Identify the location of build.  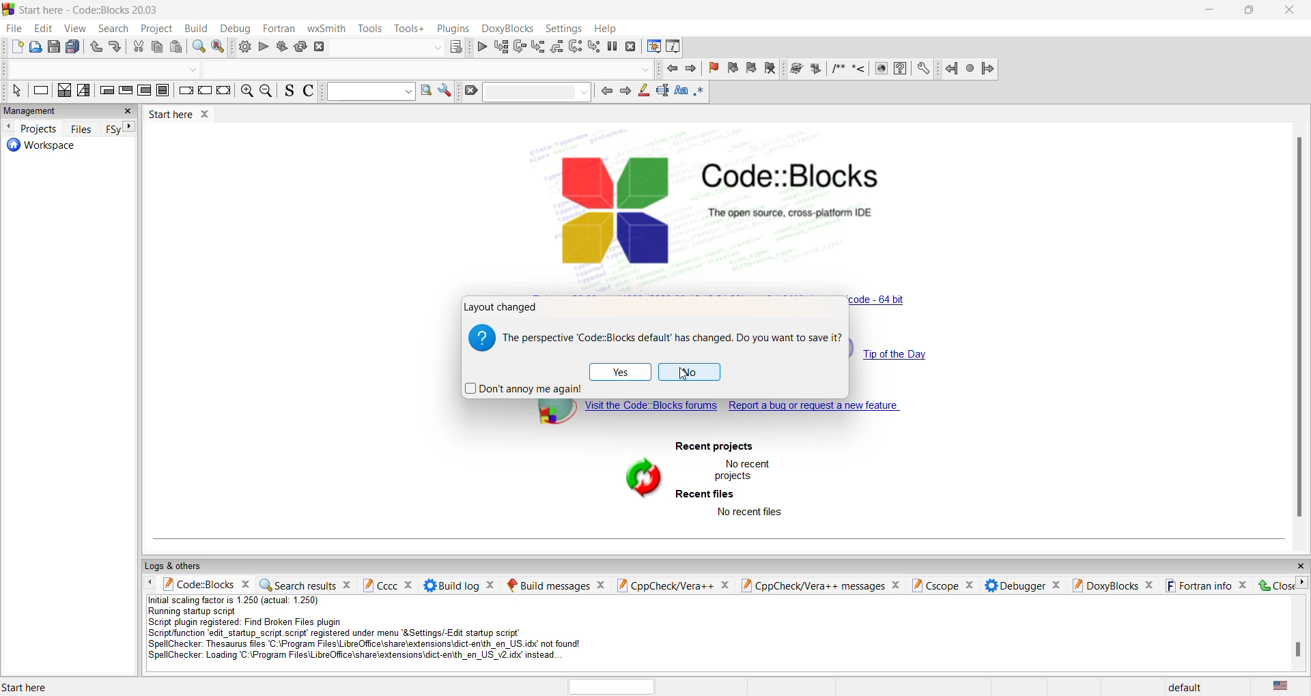
(282, 48).